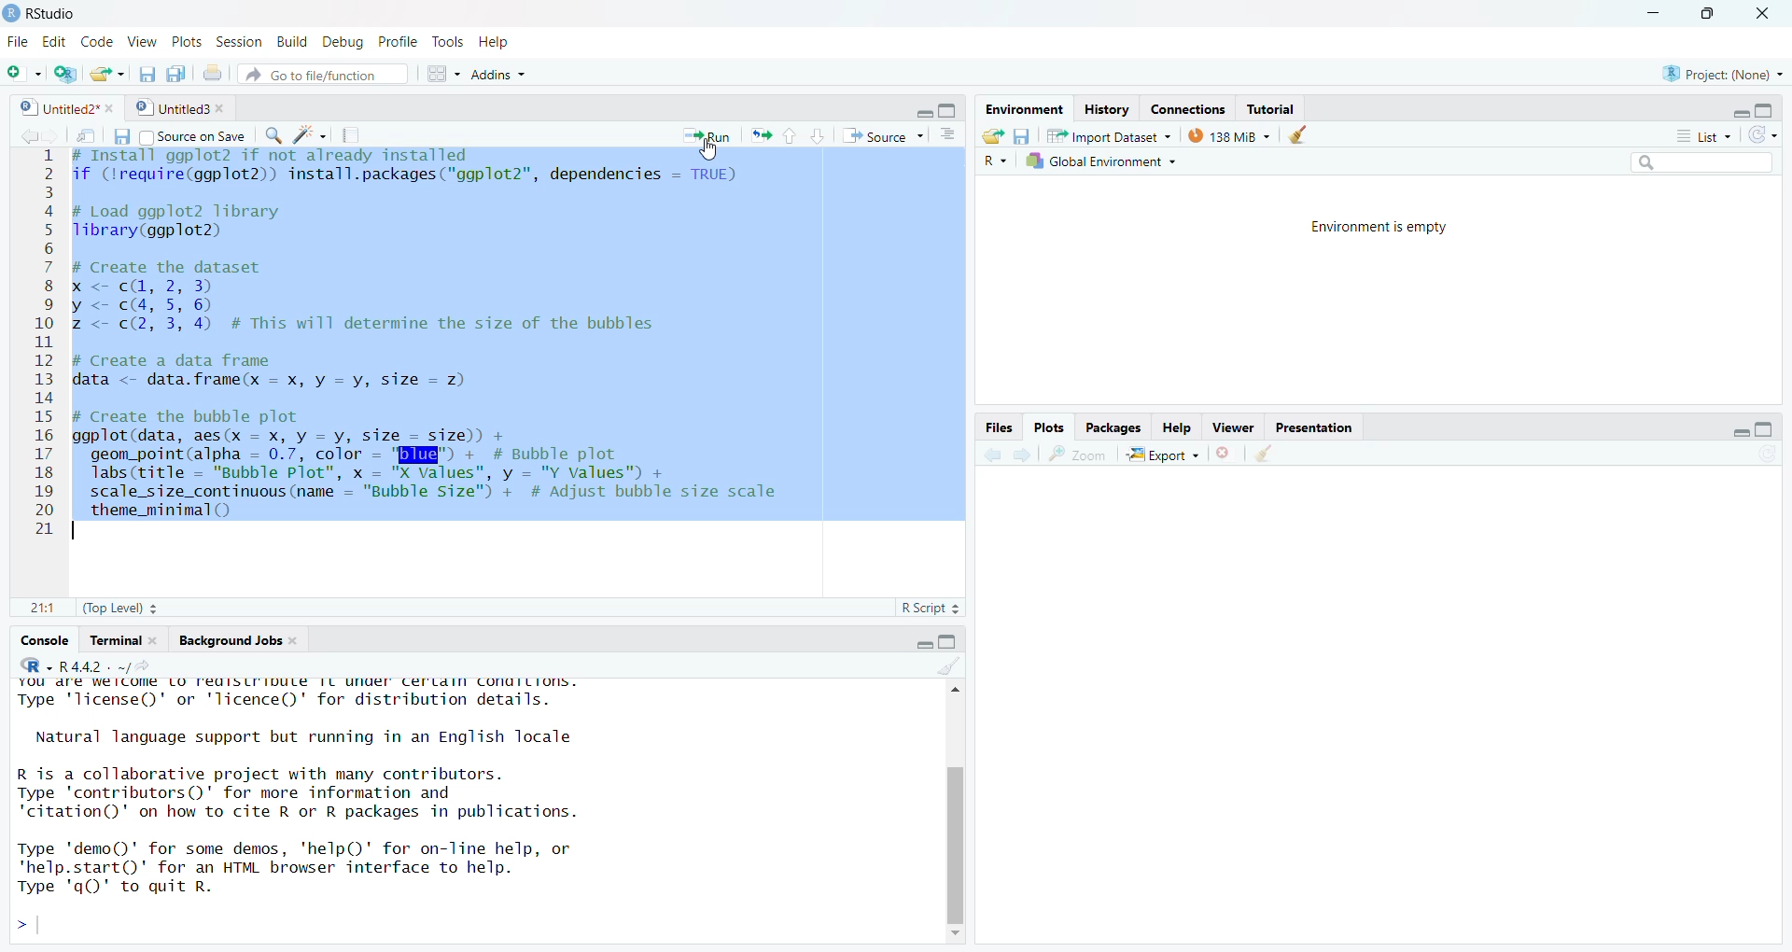 Image resolution: width=1792 pixels, height=952 pixels. I want to click on text cursor, so click(80, 530).